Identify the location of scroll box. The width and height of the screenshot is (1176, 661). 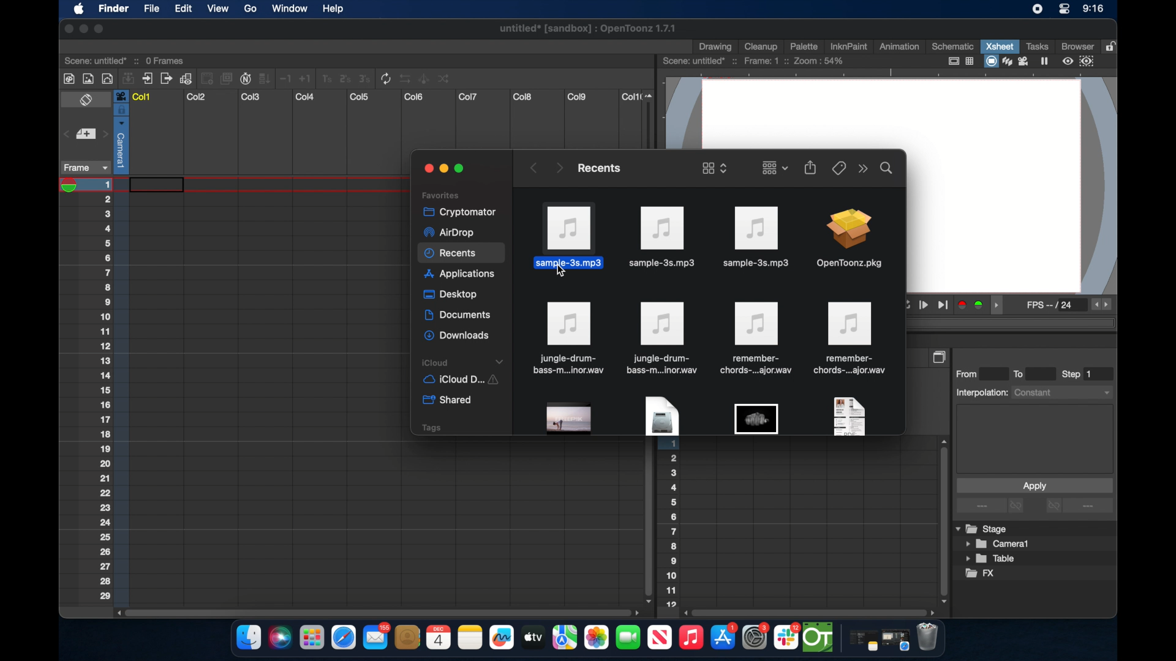
(942, 520).